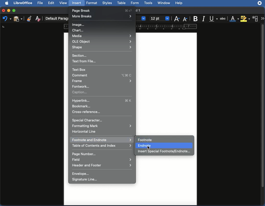 Image resolution: width=265 pixels, height=206 pixels. Describe the element at coordinates (102, 160) in the screenshot. I see `Field` at that location.